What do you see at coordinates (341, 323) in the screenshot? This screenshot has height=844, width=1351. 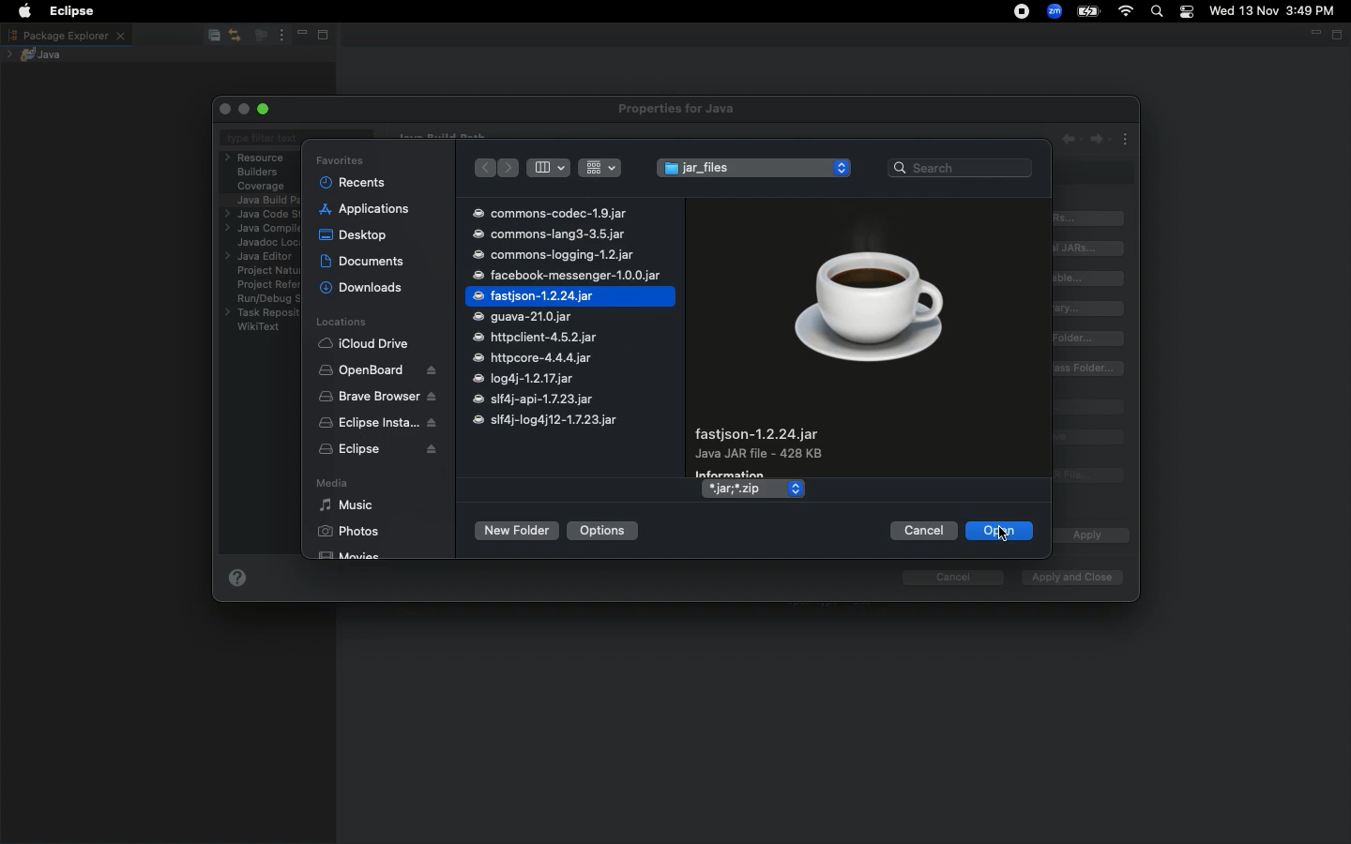 I see `Locations` at bounding box center [341, 323].